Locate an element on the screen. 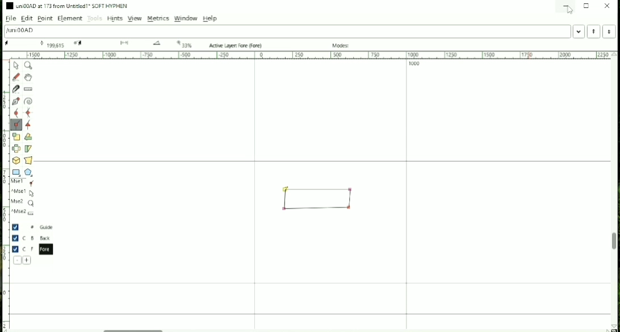 The width and height of the screenshot is (620, 332). Word list is located at coordinates (579, 31).